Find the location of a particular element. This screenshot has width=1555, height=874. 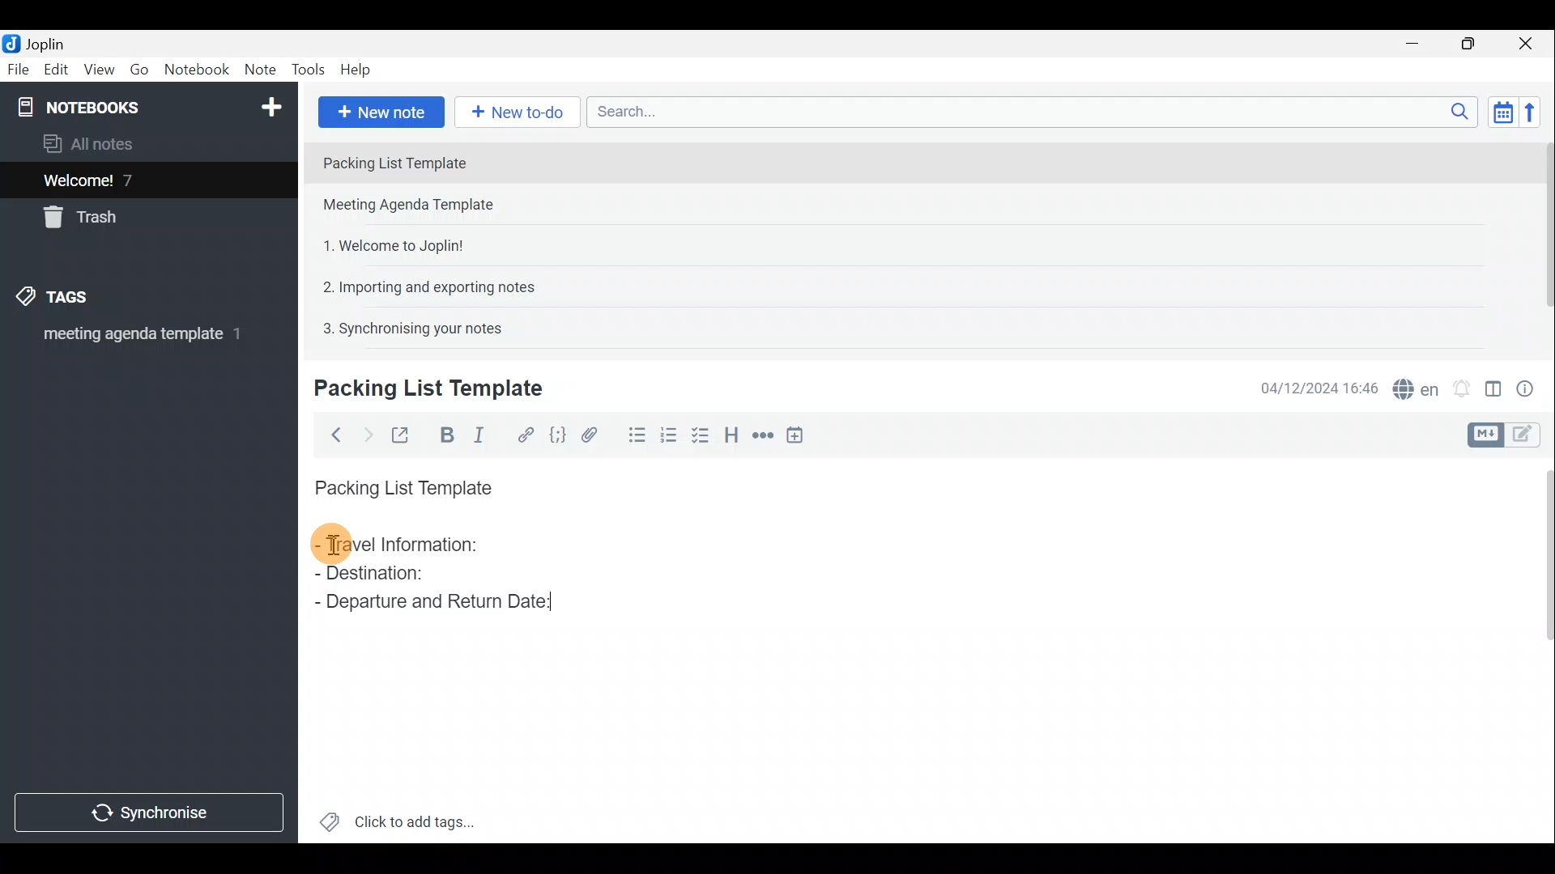

Scroll bar is located at coordinates (1540, 236).